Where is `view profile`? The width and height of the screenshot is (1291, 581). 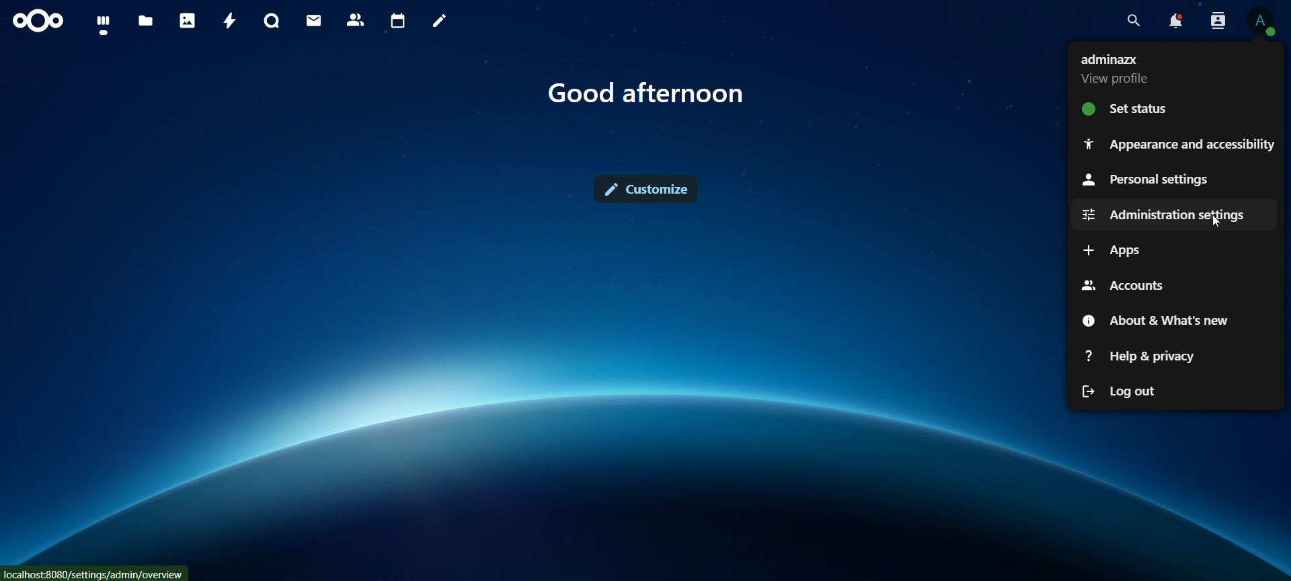
view profile is located at coordinates (1126, 72).